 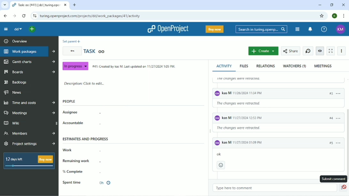 I want to click on Reload this page, so click(x=24, y=16).